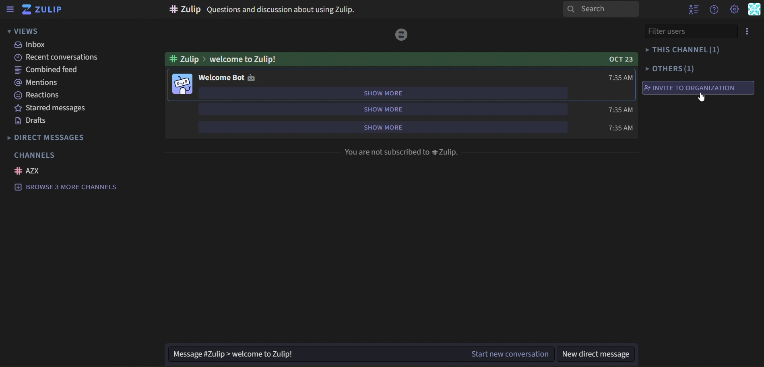 The image size is (764, 367). I want to click on personal menu, so click(755, 10).